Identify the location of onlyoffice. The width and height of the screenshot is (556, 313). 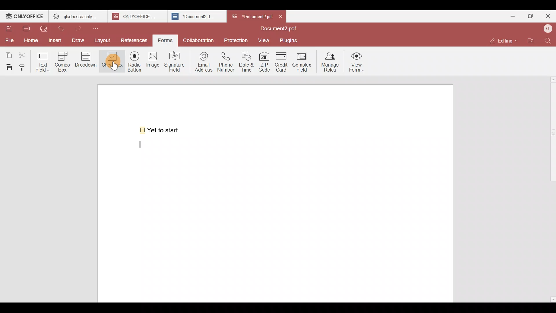
(136, 16).